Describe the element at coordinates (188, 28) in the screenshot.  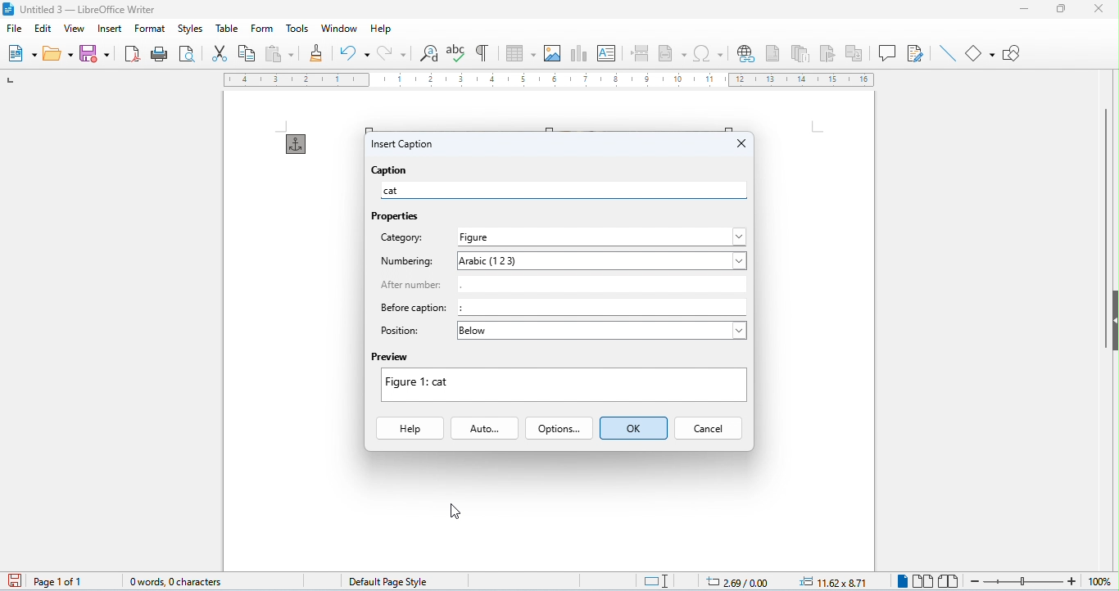
I see `styles` at that location.